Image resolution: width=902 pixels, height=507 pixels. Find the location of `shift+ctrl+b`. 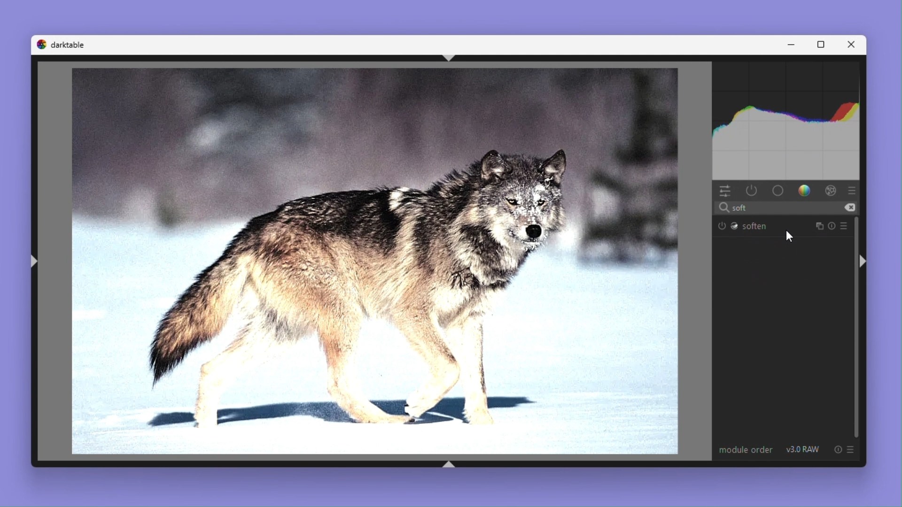

shift+ctrl+b is located at coordinates (451, 464).